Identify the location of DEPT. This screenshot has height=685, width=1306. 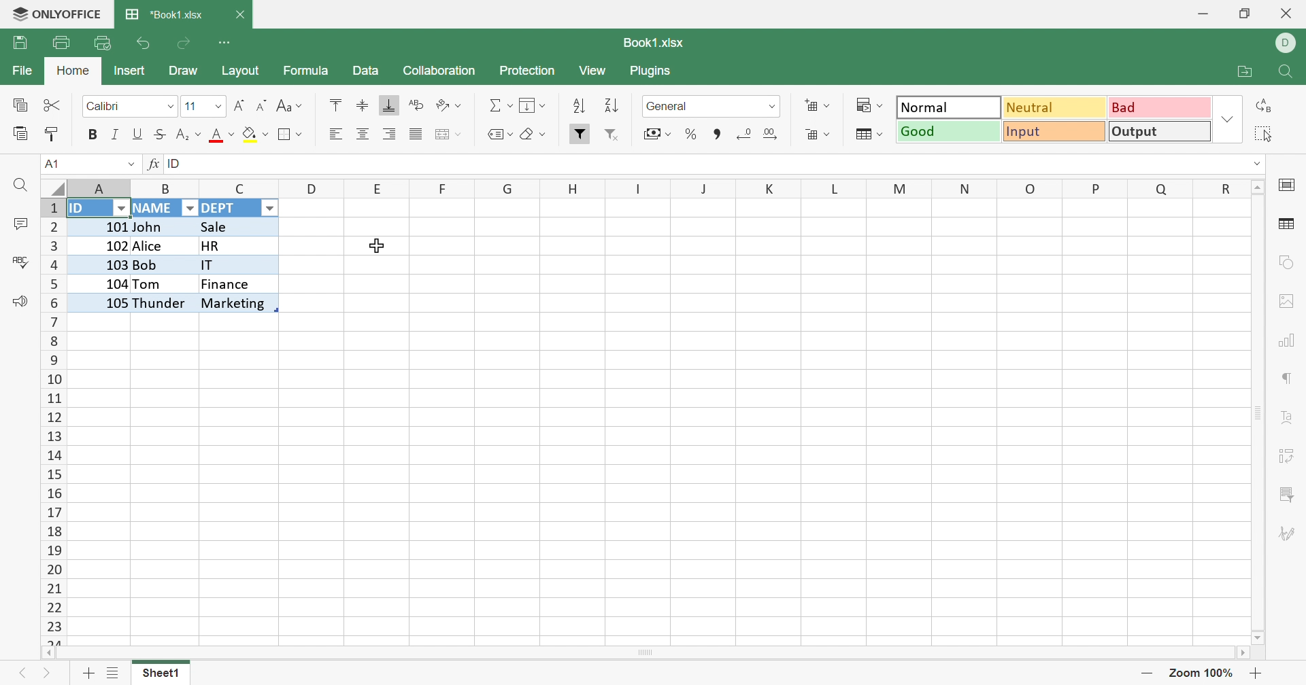
(223, 209).